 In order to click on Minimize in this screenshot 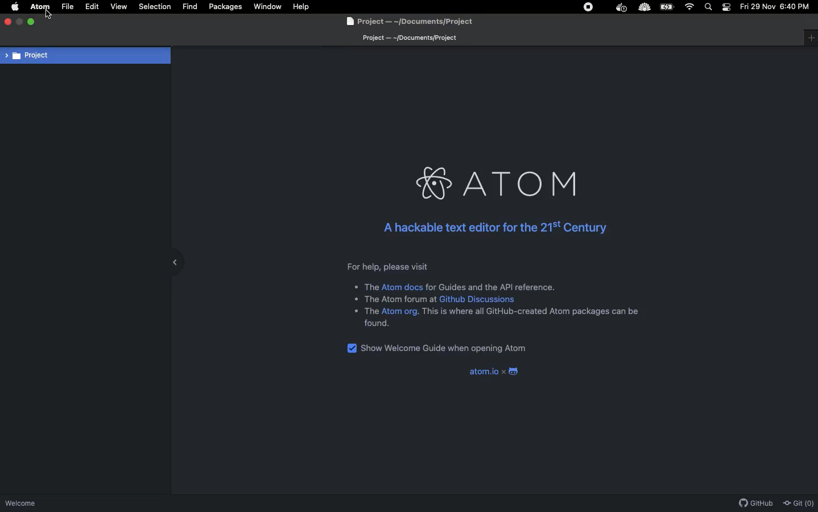, I will do `click(19, 20)`.